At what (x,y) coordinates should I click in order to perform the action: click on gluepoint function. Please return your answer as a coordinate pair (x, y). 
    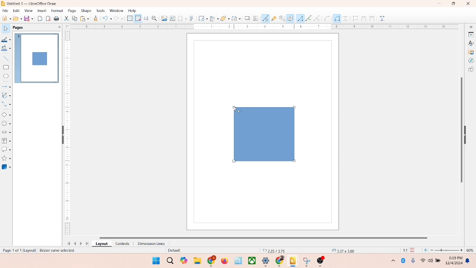
    Looking at the image, I should click on (273, 19).